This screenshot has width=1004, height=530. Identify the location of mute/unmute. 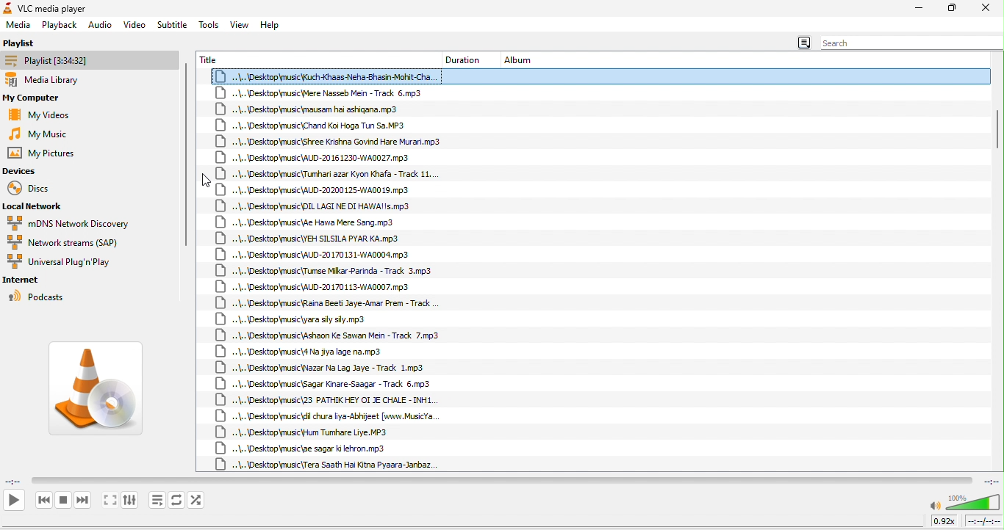
(935, 507).